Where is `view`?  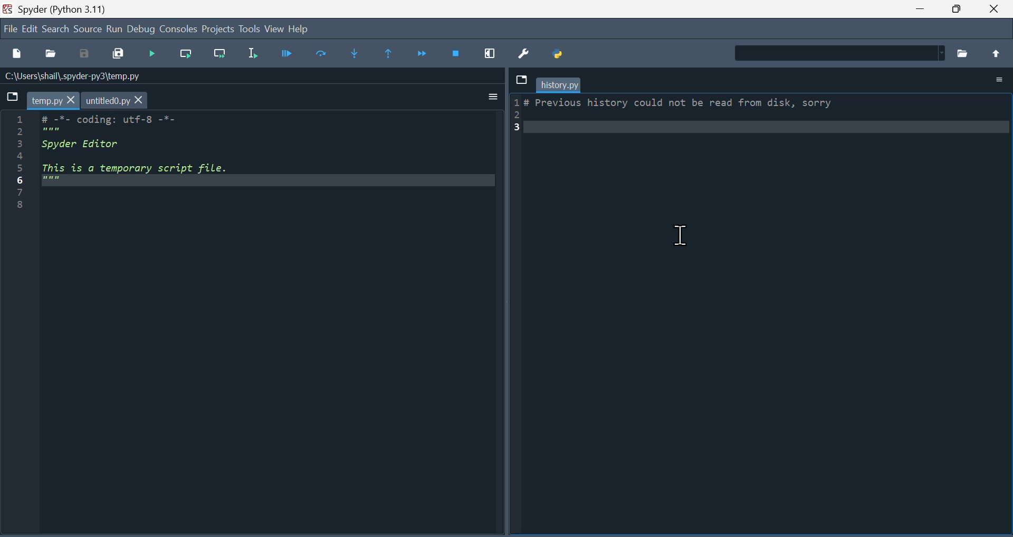
view is located at coordinates (275, 28).